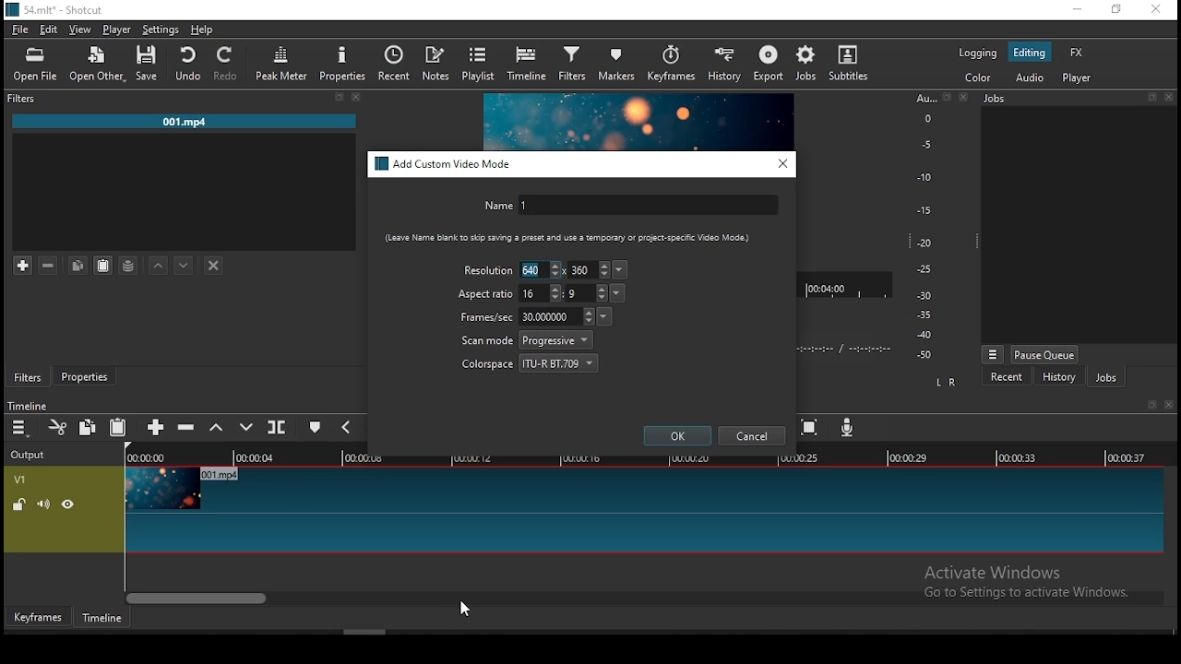 This screenshot has width=1181, height=664. I want to click on pause queue, so click(1044, 354).